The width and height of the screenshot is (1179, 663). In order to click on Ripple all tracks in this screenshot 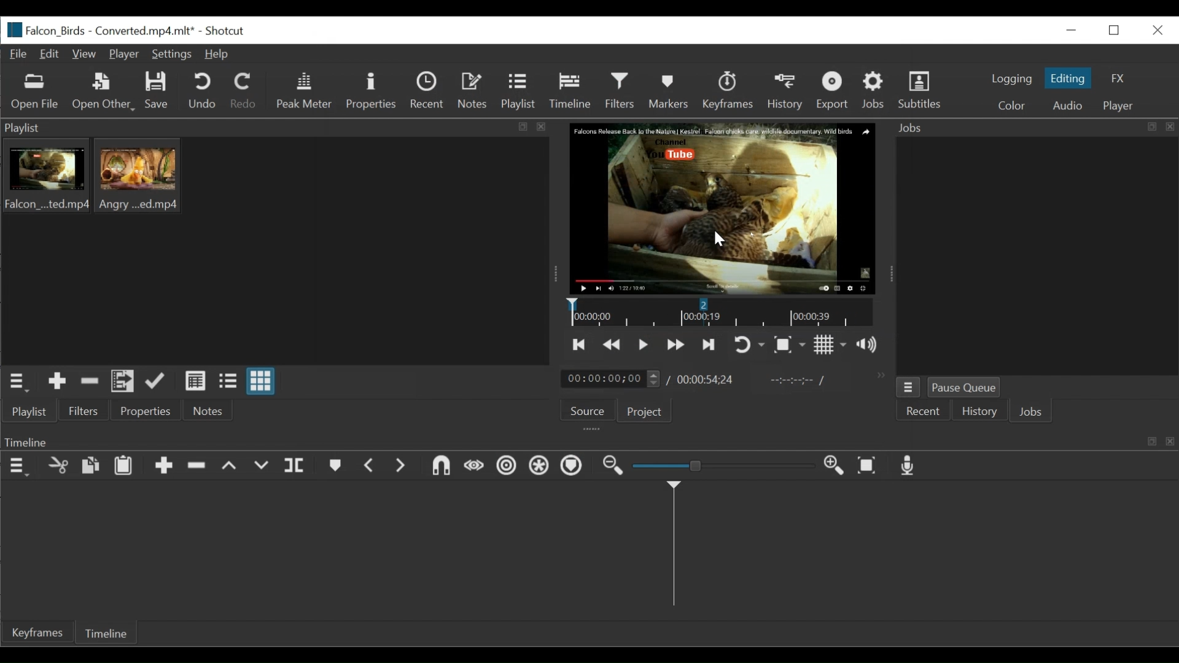, I will do `click(540, 468)`.